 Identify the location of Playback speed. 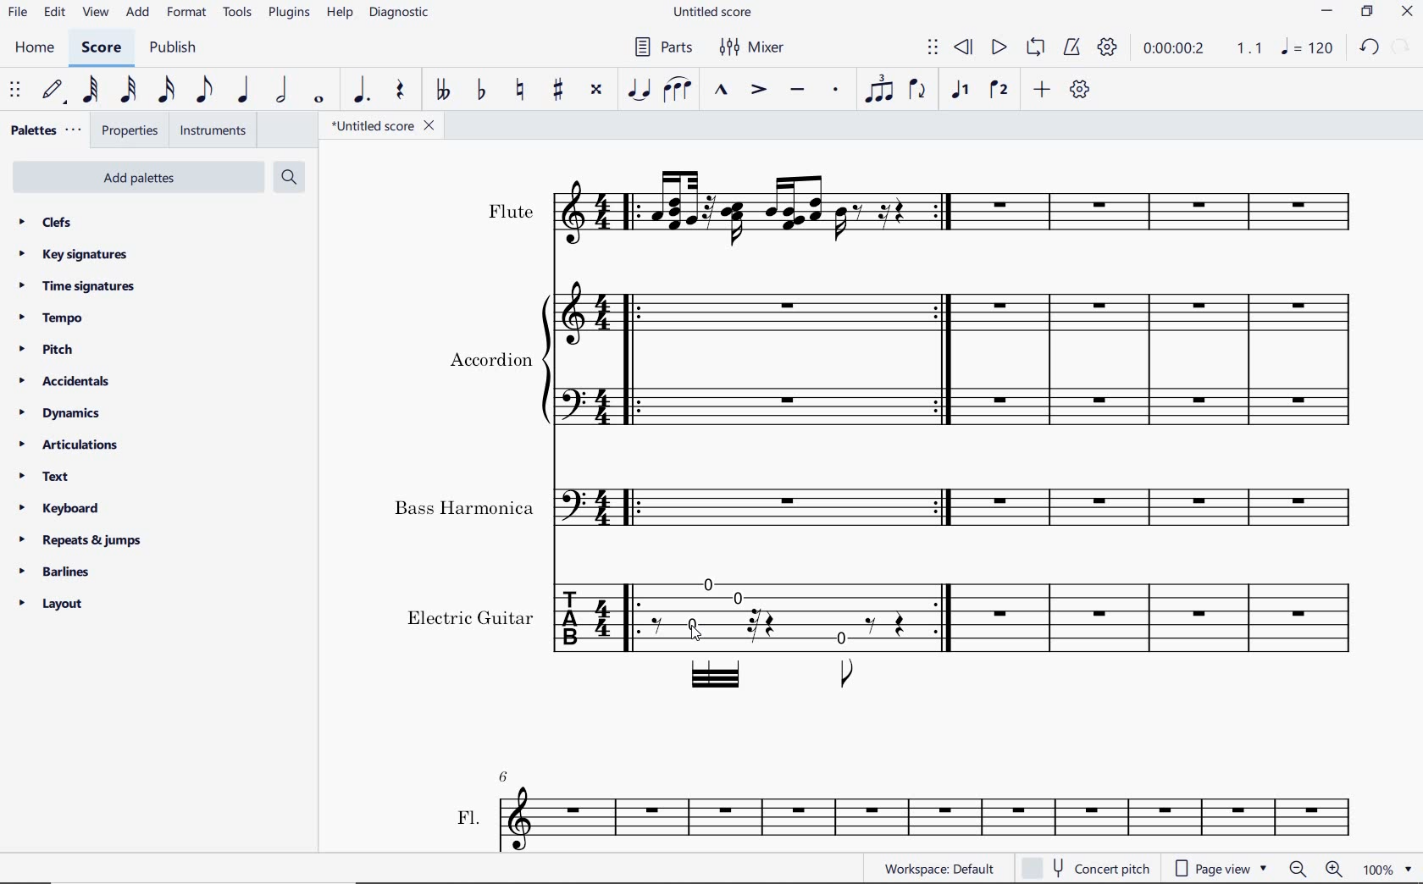
(1251, 50).